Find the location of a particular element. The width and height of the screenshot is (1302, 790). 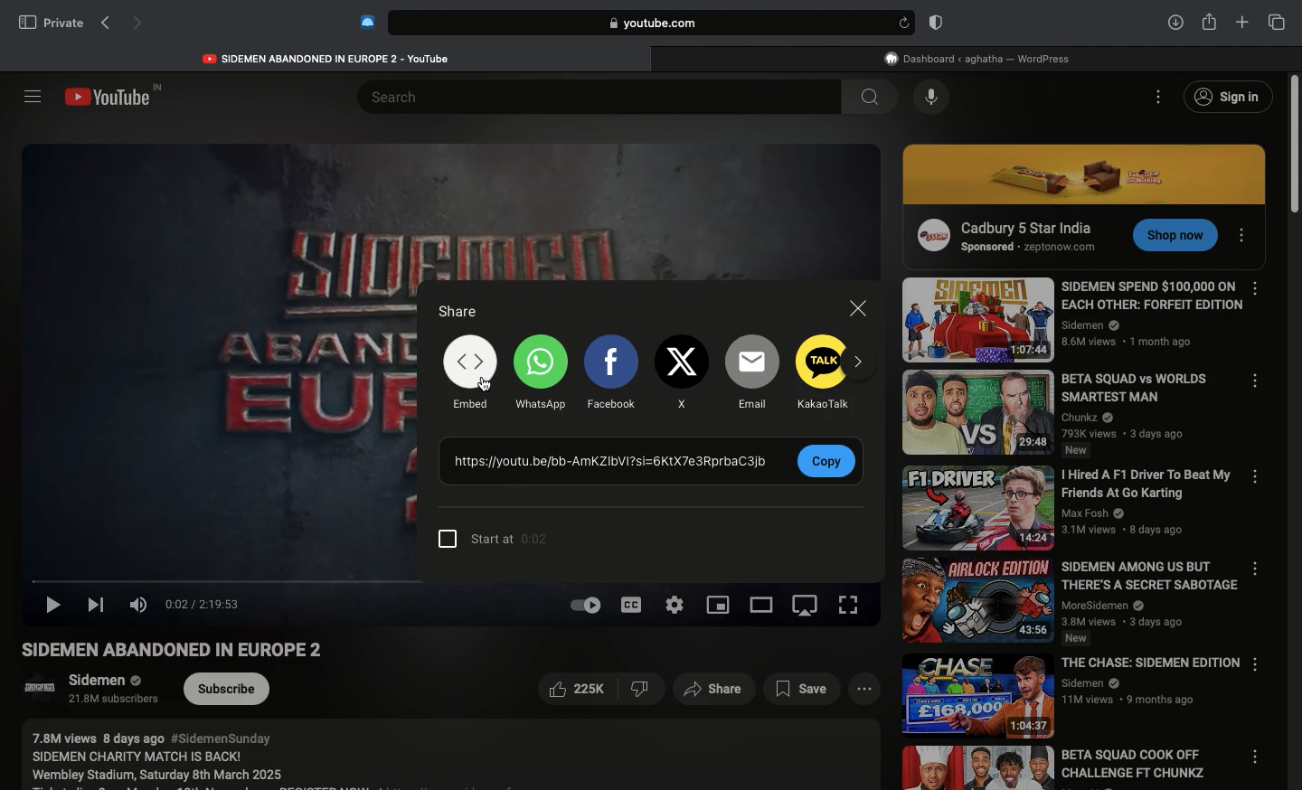

Share is located at coordinates (1209, 20).